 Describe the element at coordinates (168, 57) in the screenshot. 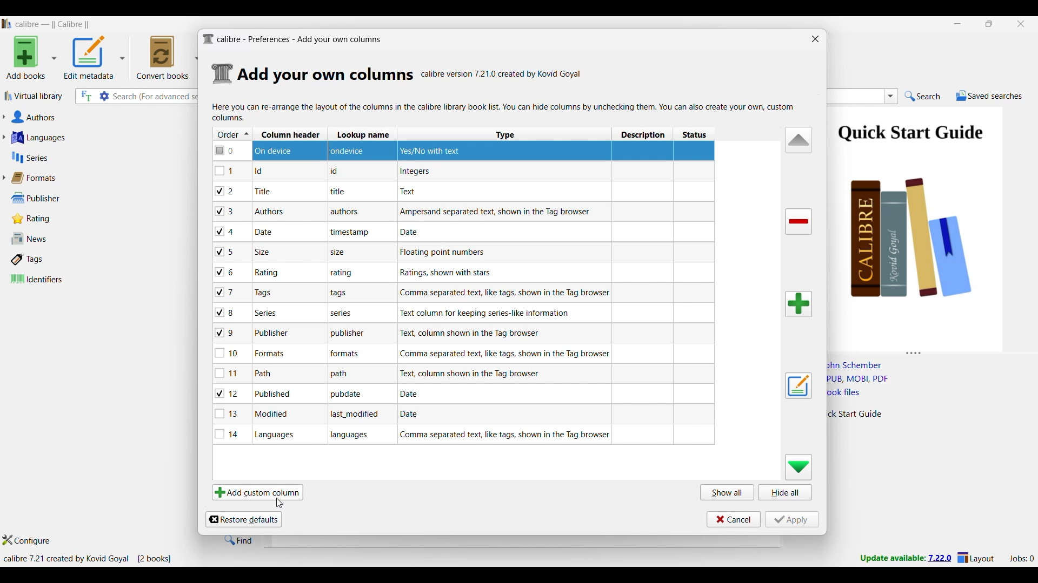

I see `Convert books options` at that location.